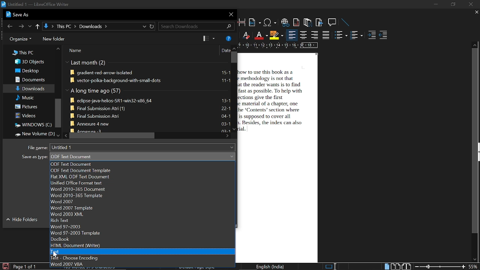 Image resolution: width=480 pixels, height=270 pixels. Describe the element at coordinates (140, 264) in the screenshot. I see `word 2007 VIBA` at that location.